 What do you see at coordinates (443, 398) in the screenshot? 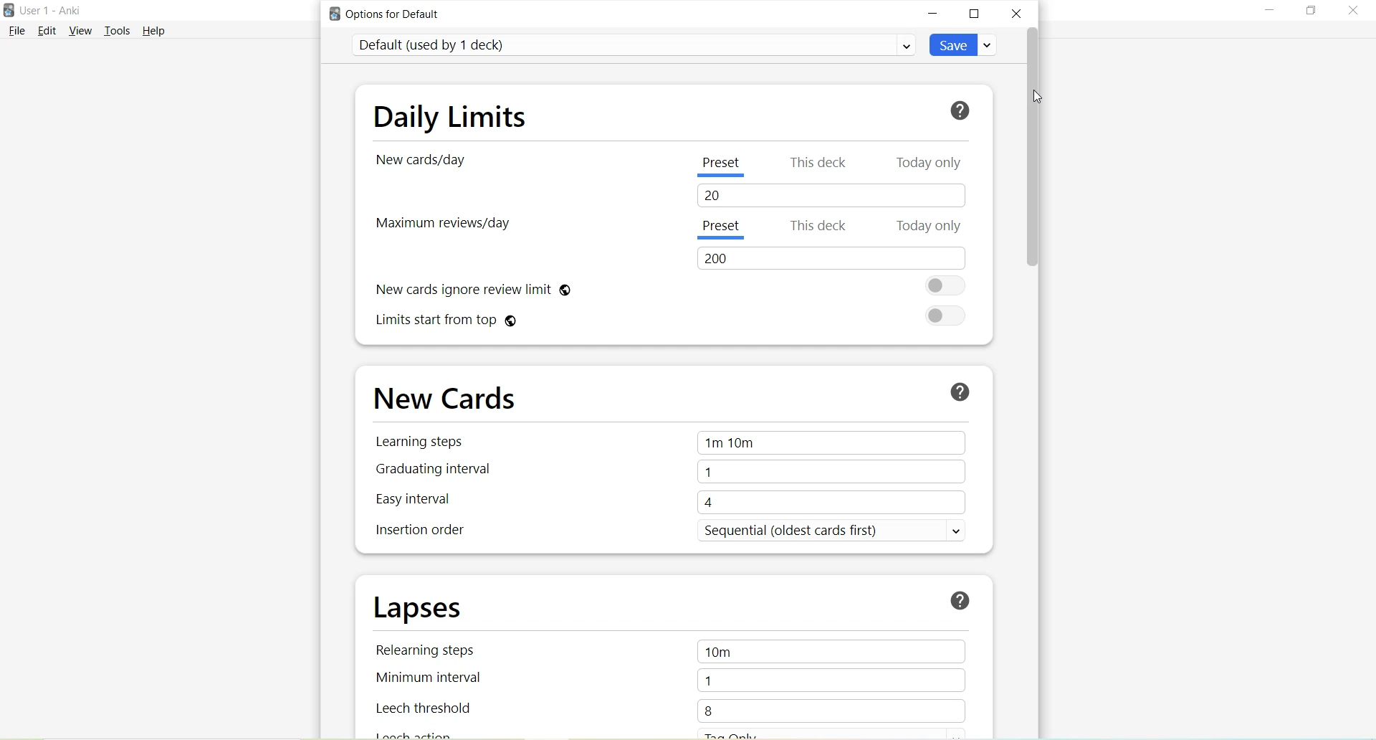
I see `New Cards` at bounding box center [443, 398].